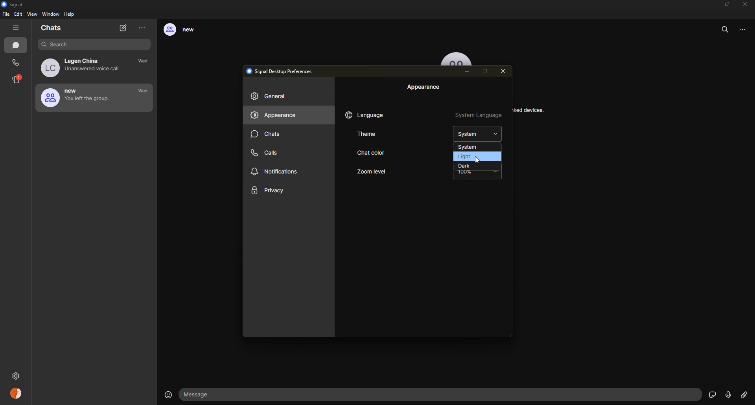 This screenshot has height=405, width=755. What do you see at coordinates (728, 395) in the screenshot?
I see `record` at bounding box center [728, 395].